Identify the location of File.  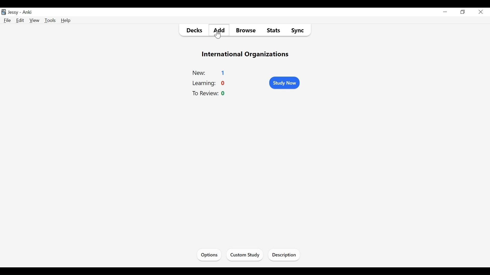
(7, 21).